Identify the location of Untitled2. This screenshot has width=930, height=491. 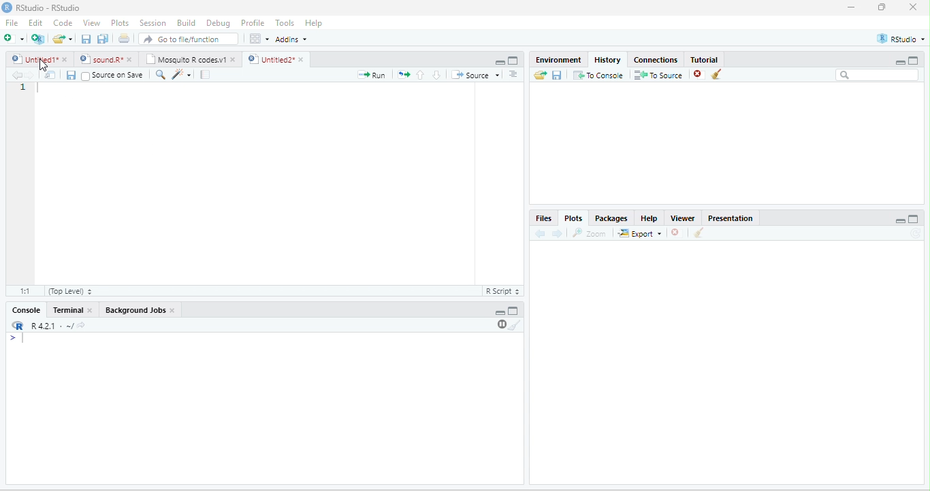
(270, 59).